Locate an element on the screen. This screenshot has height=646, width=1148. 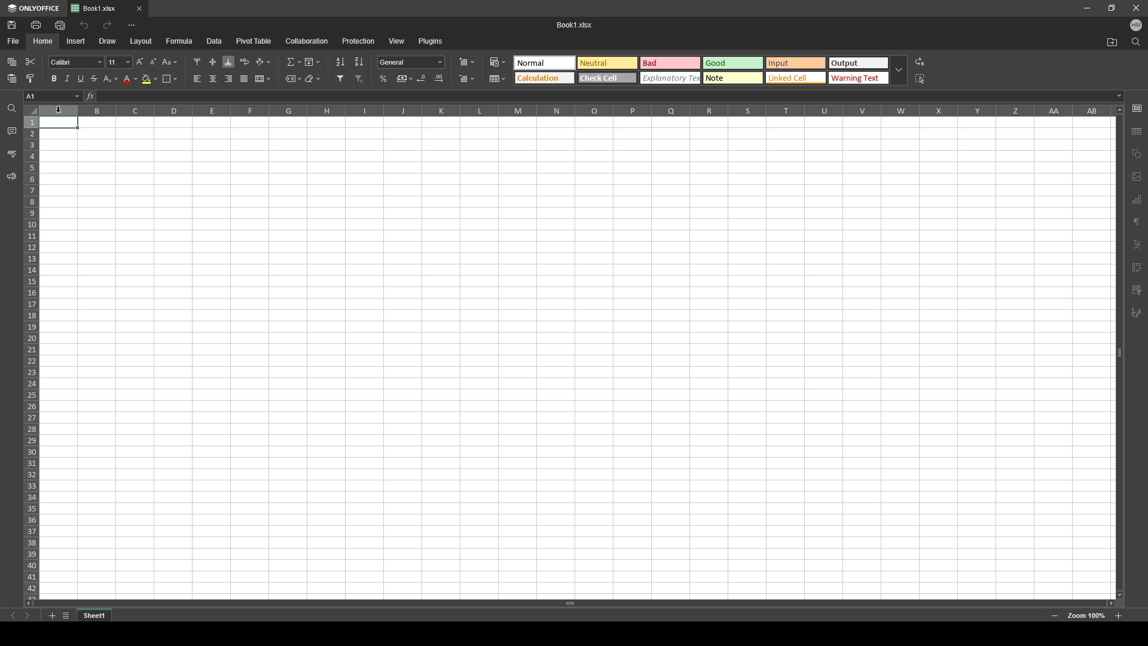
select all cells is located at coordinates (30, 109).